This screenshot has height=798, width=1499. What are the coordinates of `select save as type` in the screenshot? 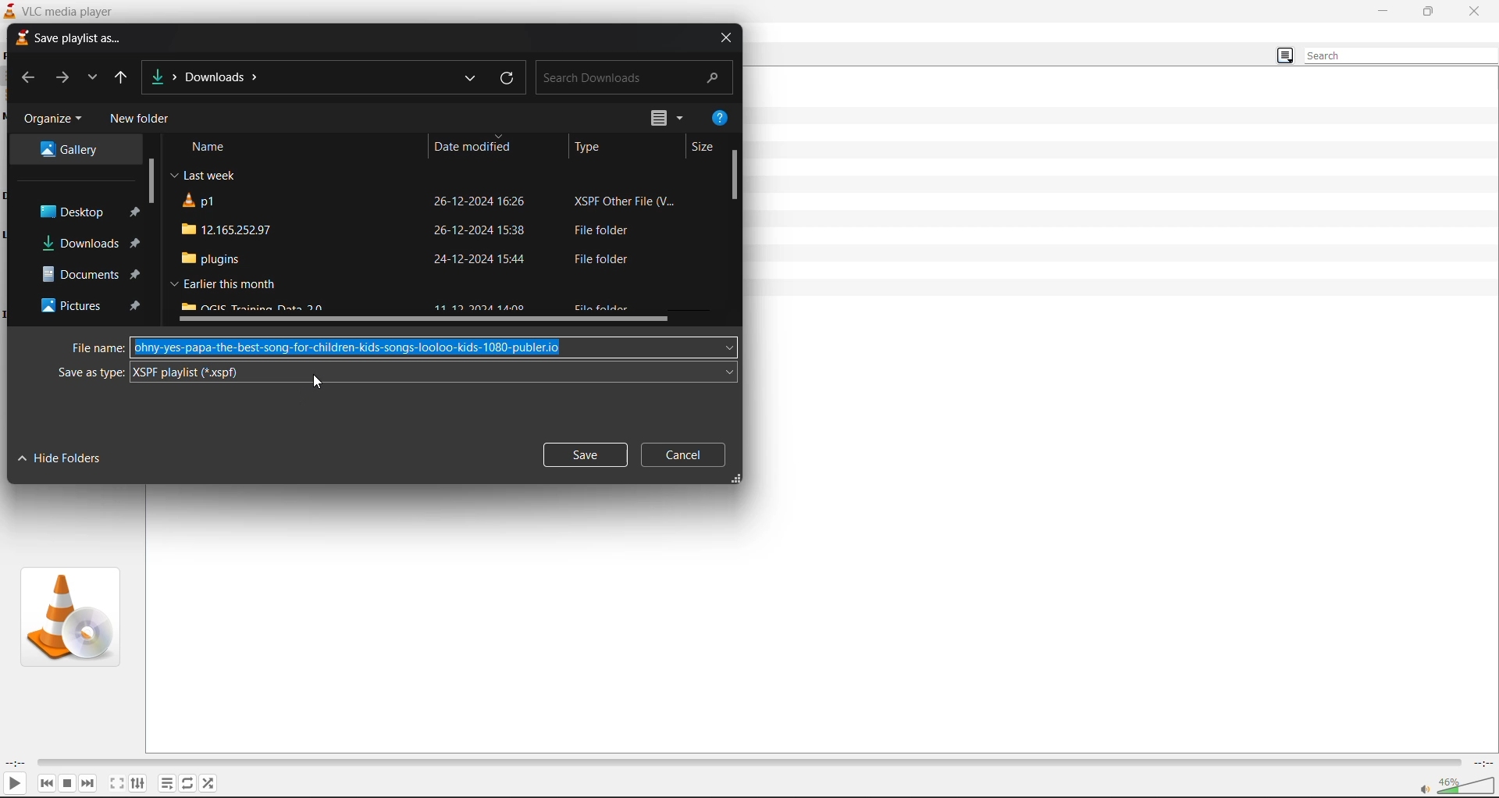 It's located at (435, 373).